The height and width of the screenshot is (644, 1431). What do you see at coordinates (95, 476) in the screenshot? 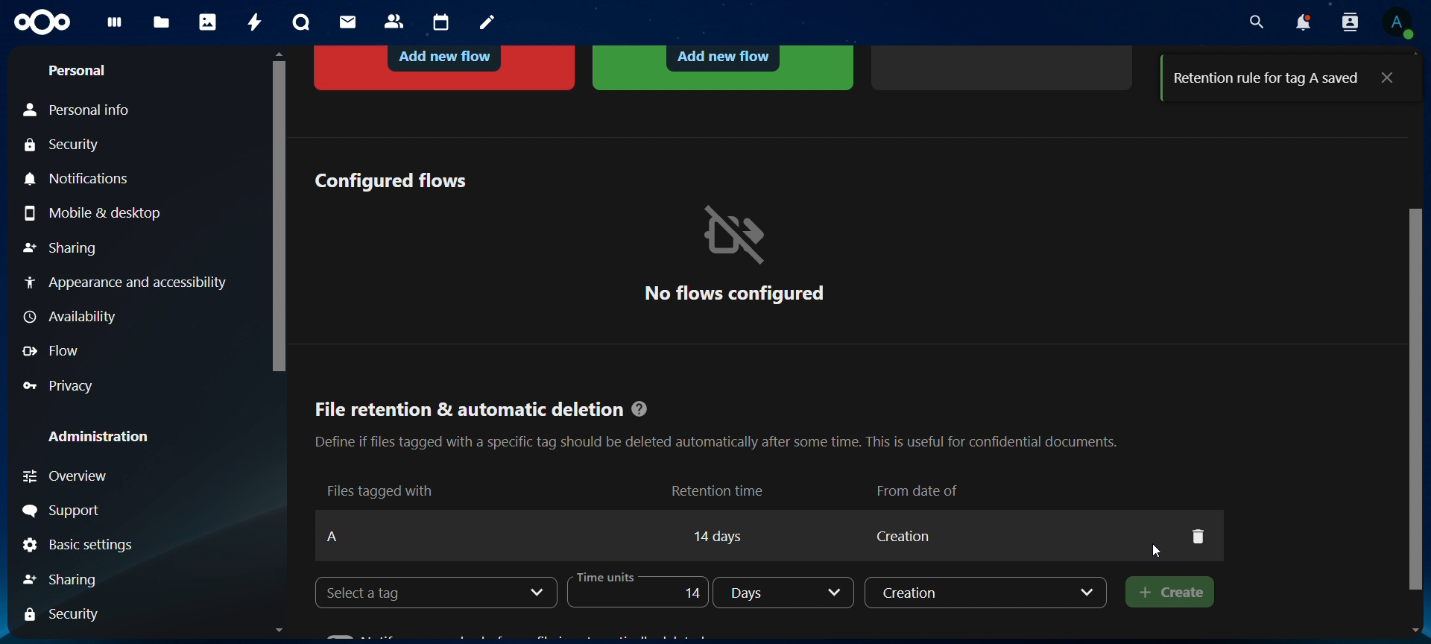
I see `overview` at bounding box center [95, 476].